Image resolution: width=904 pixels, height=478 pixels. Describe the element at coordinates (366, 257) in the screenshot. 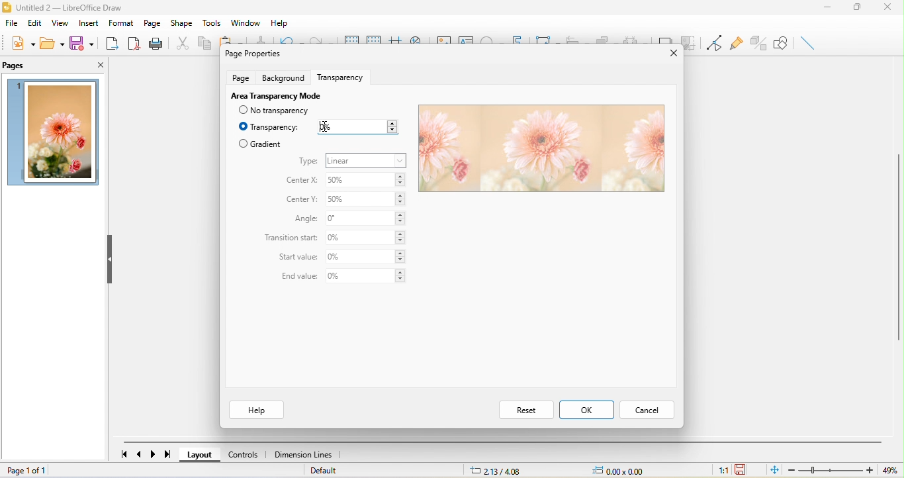

I see `0%` at that location.